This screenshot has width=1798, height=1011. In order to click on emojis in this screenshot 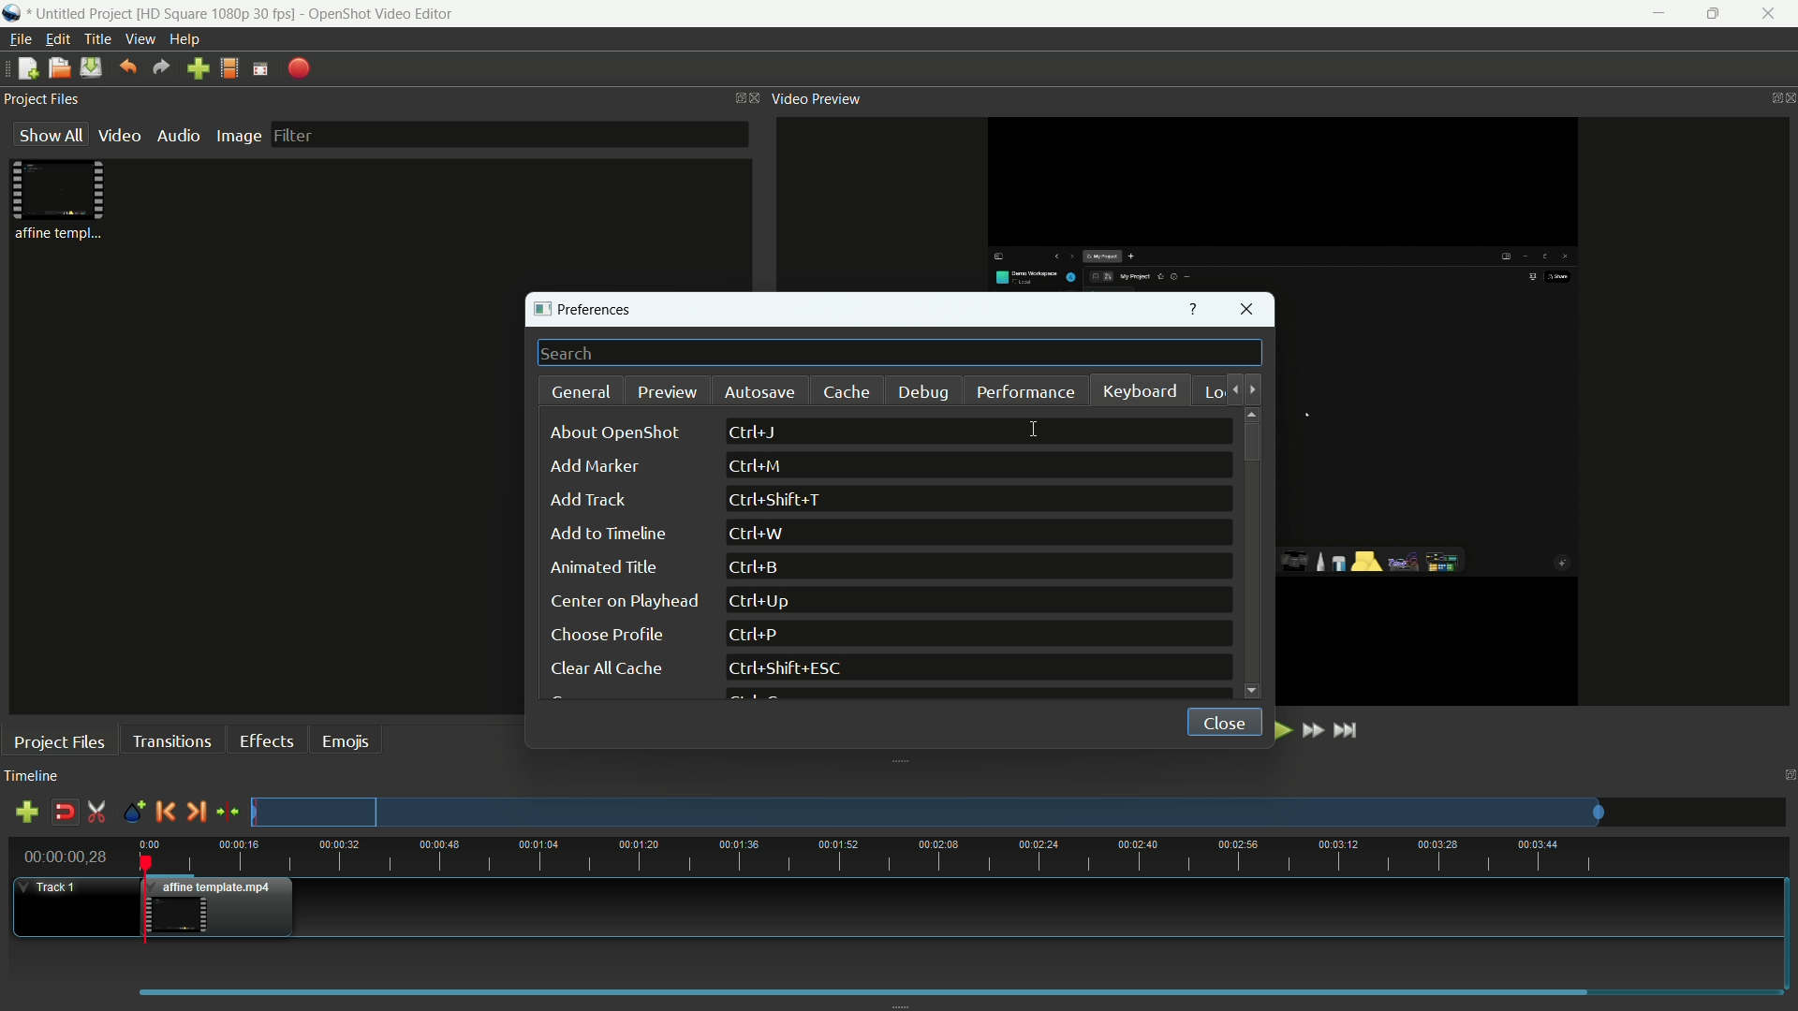, I will do `click(347, 740)`.